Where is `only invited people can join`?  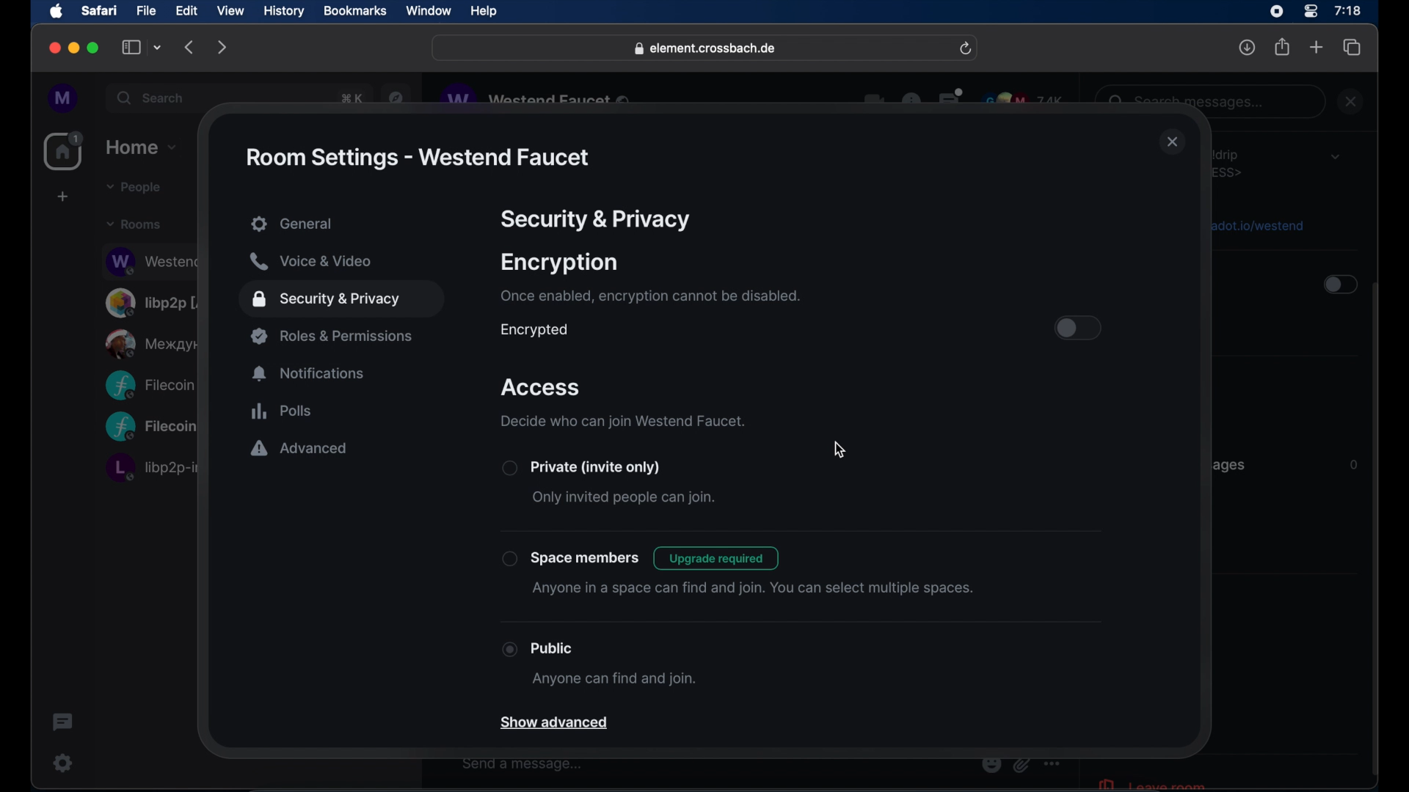
only invited people can join is located at coordinates (623, 499).